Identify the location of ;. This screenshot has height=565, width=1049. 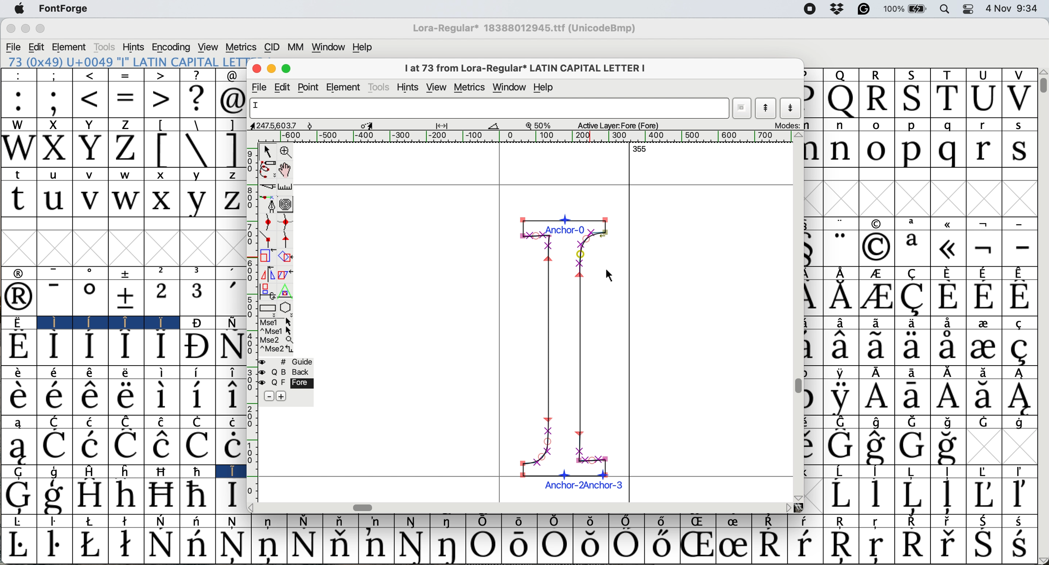
(56, 75).